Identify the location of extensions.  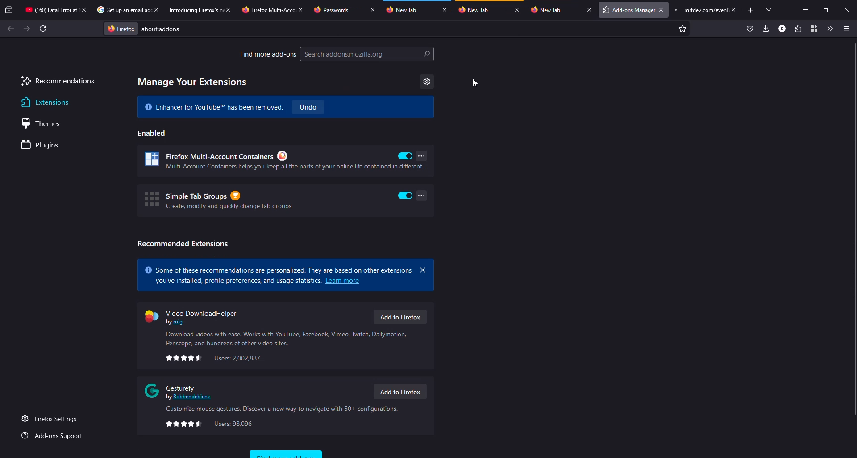
(44, 102).